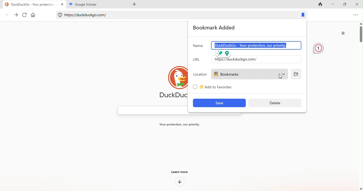 This screenshot has height=191, width=363. Describe the element at coordinates (217, 28) in the screenshot. I see `bookmark added` at that location.